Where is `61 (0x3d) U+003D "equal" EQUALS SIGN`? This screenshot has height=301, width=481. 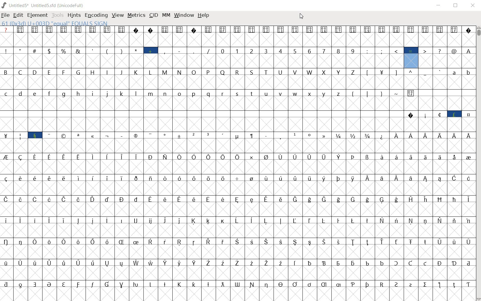 61 (0x3d) U+003D "equal" EQUALS SIGN is located at coordinates (55, 24).